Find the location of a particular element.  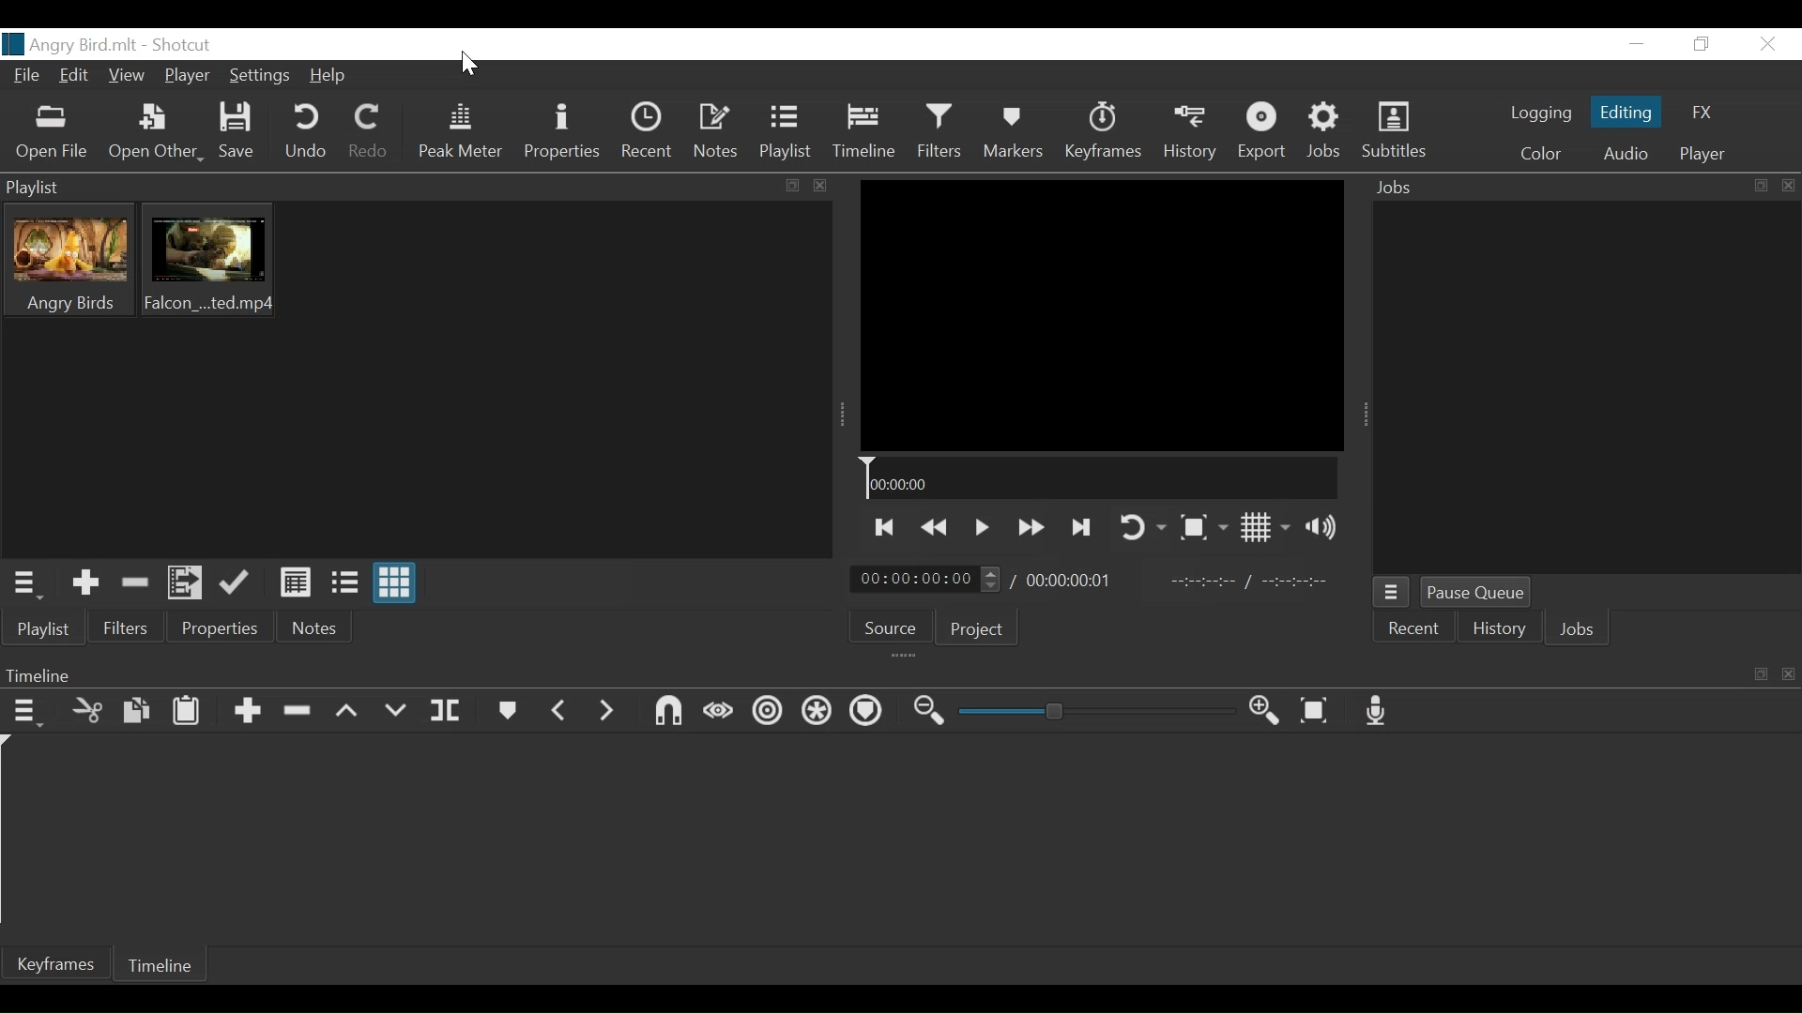

Paste is located at coordinates (189, 711).